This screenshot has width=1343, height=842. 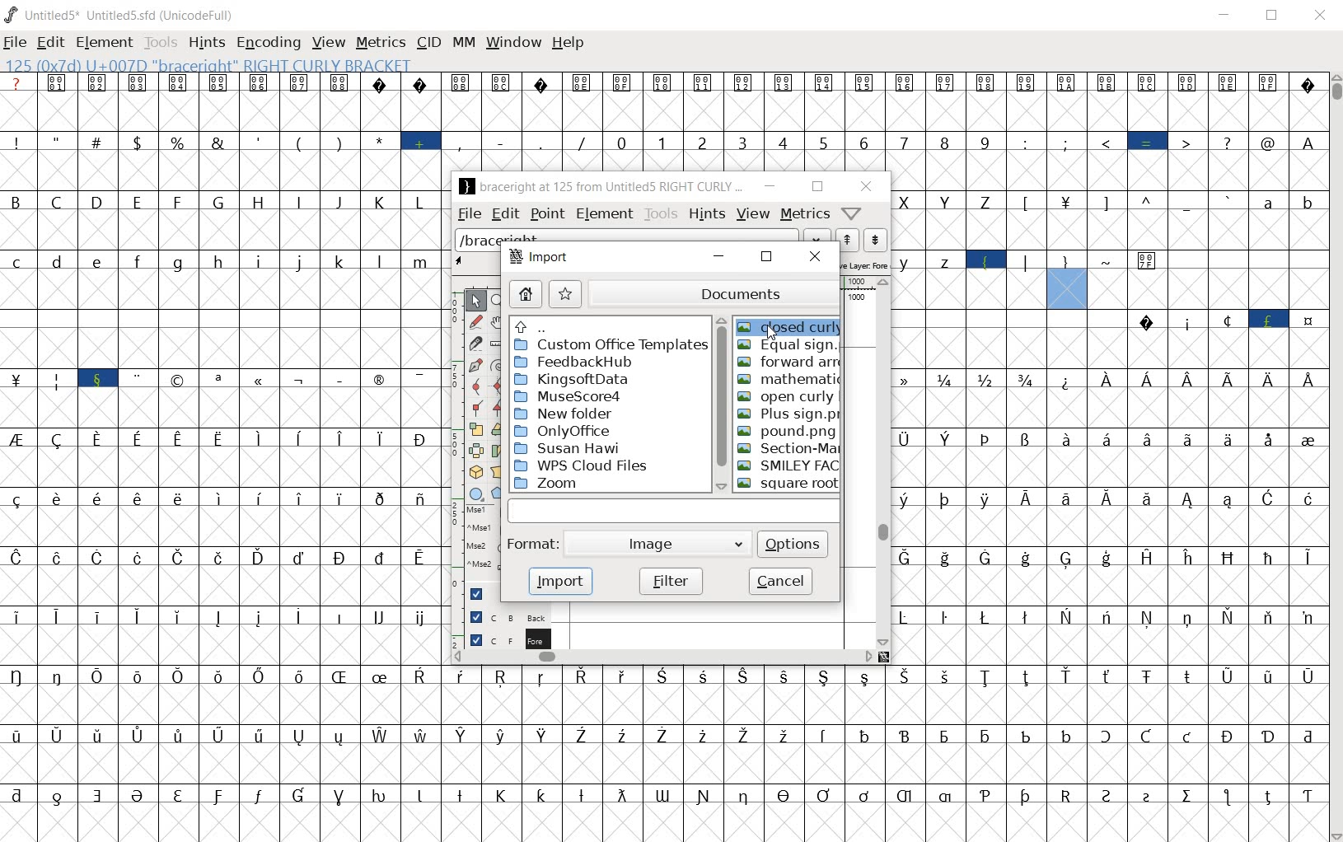 I want to click on restore down, so click(x=817, y=186).